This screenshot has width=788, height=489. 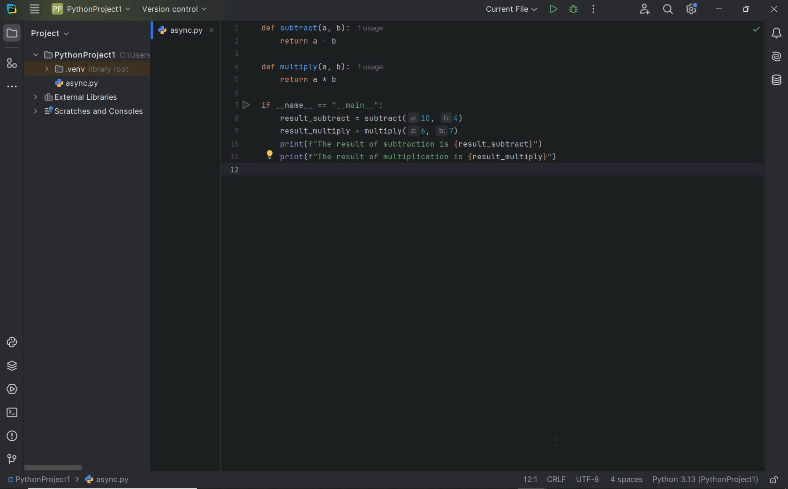 I want to click on database, so click(x=776, y=80).